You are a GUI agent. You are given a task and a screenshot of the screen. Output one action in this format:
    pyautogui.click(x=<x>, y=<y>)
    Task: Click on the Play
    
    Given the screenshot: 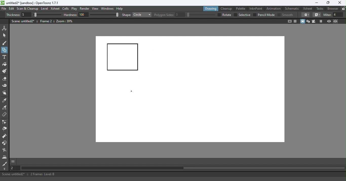 What is the action you would take?
    pyautogui.click(x=75, y=9)
    